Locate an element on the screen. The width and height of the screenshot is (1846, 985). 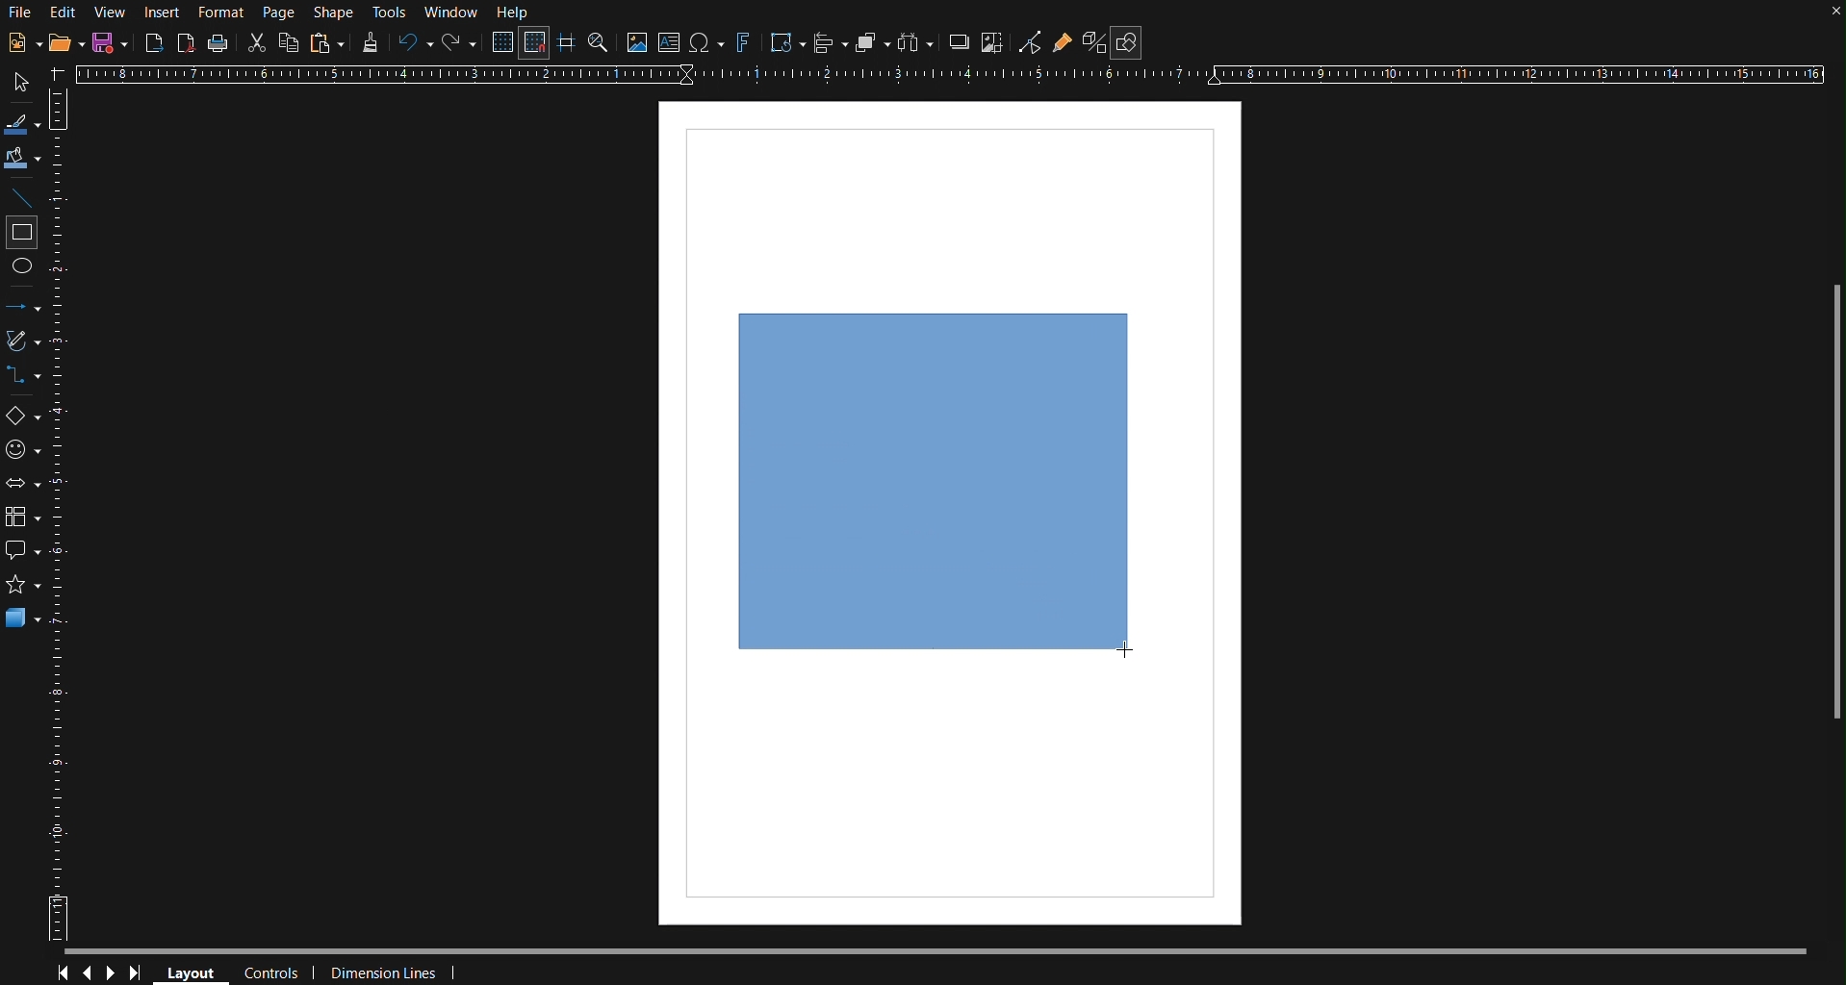
Previous Page is located at coordinates (87, 973).